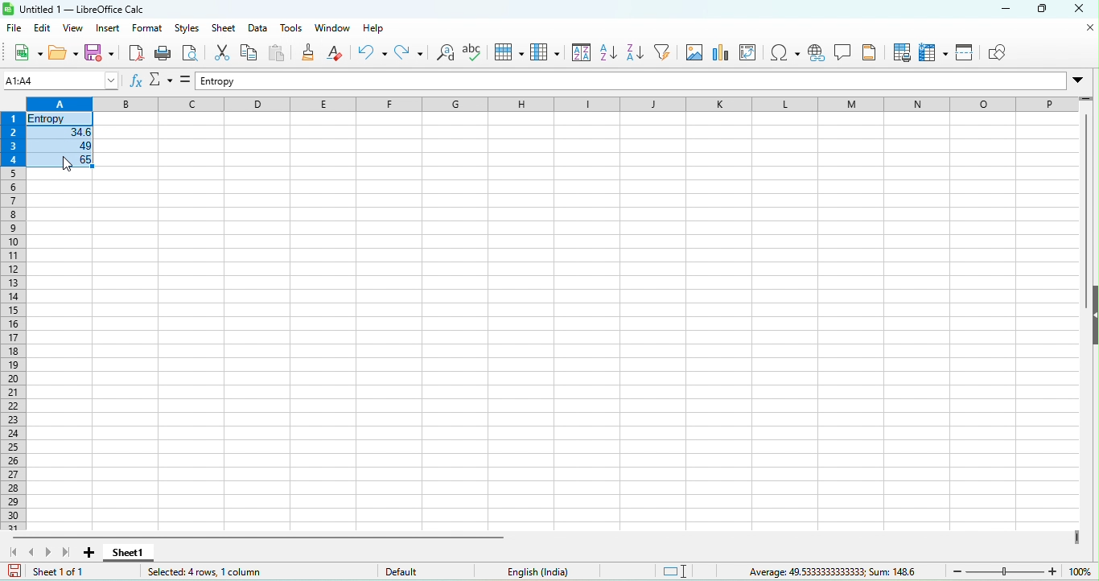  I want to click on chart, so click(724, 52).